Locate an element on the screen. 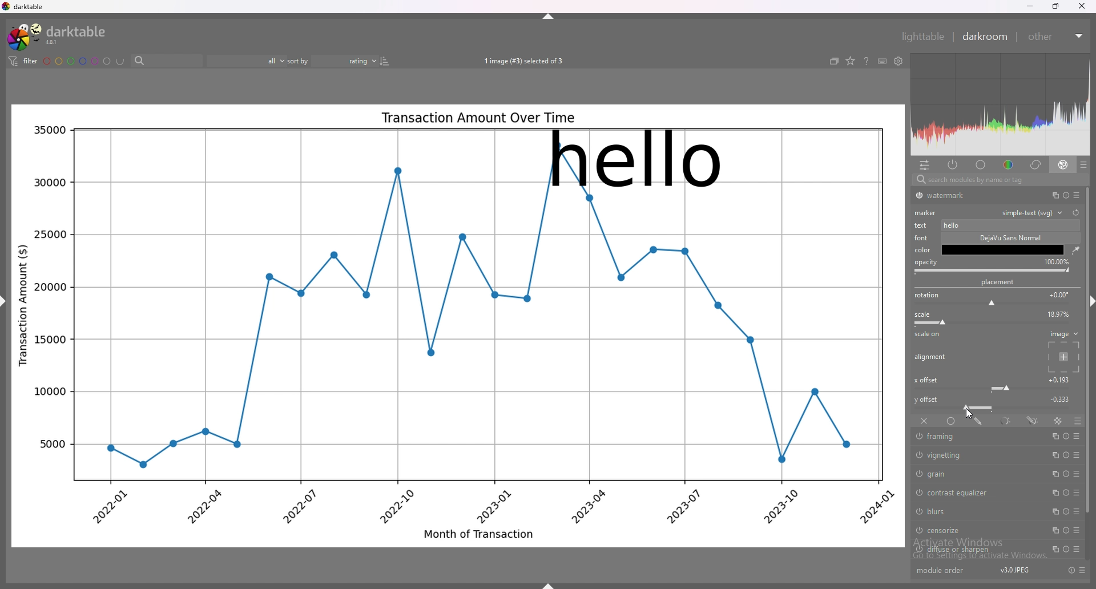  help is located at coordinates (867, 62).